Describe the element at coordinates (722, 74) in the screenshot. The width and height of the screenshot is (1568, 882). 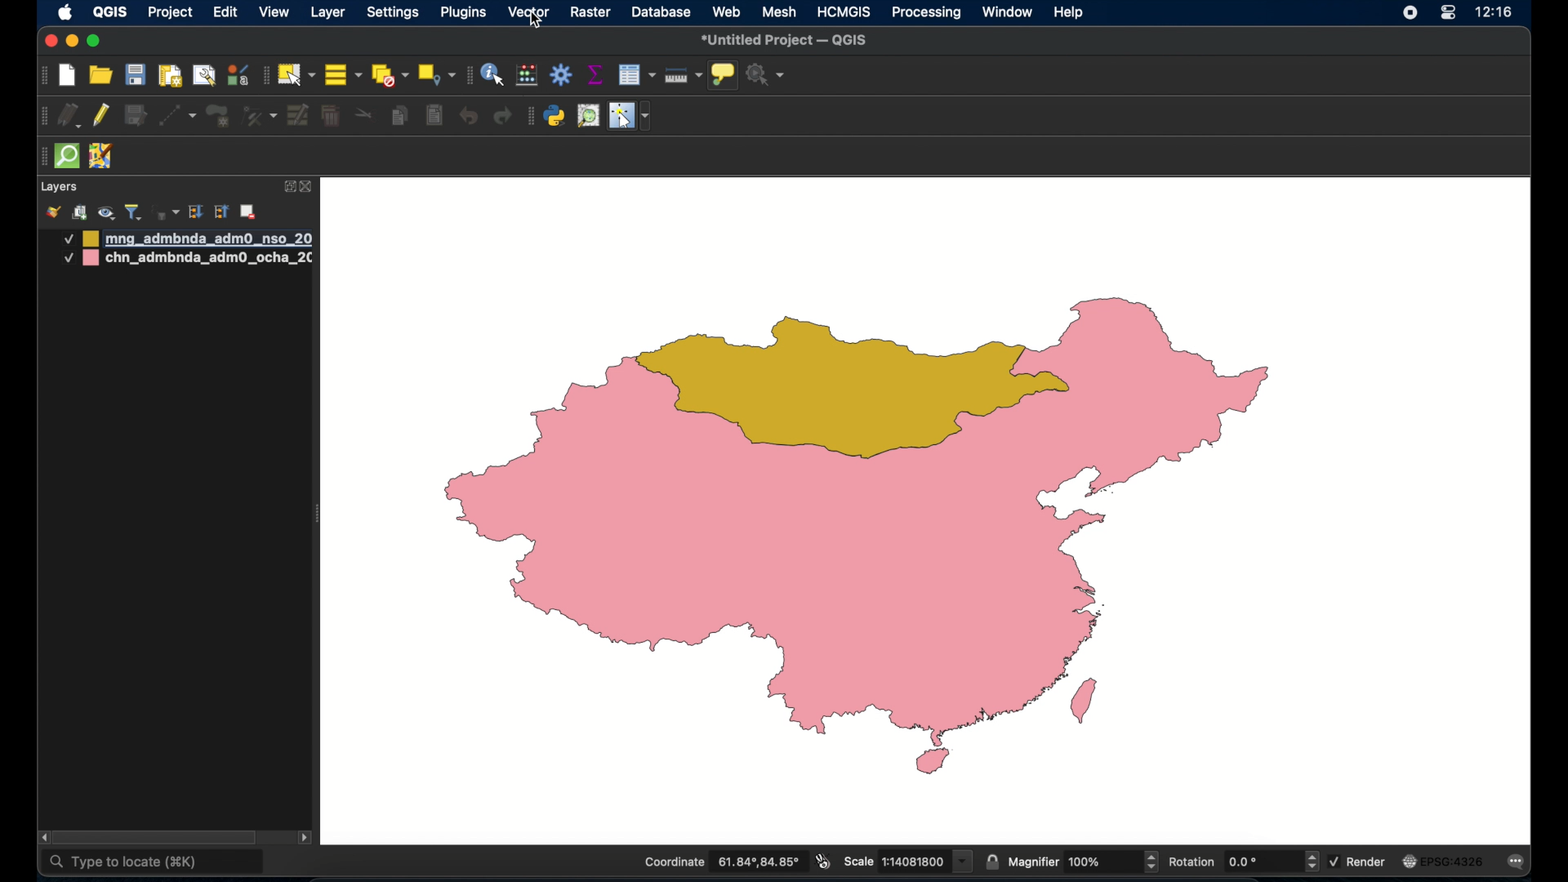
I see `show map tips` at that location.